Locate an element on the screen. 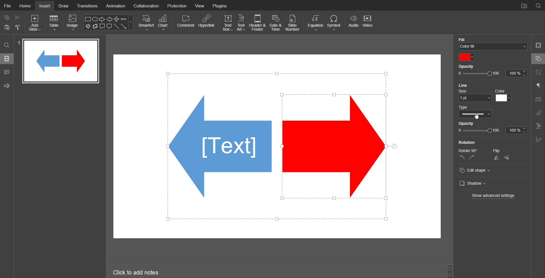 This screenshot has height=278, width=545. Chart is located at coordinates (164, 23).